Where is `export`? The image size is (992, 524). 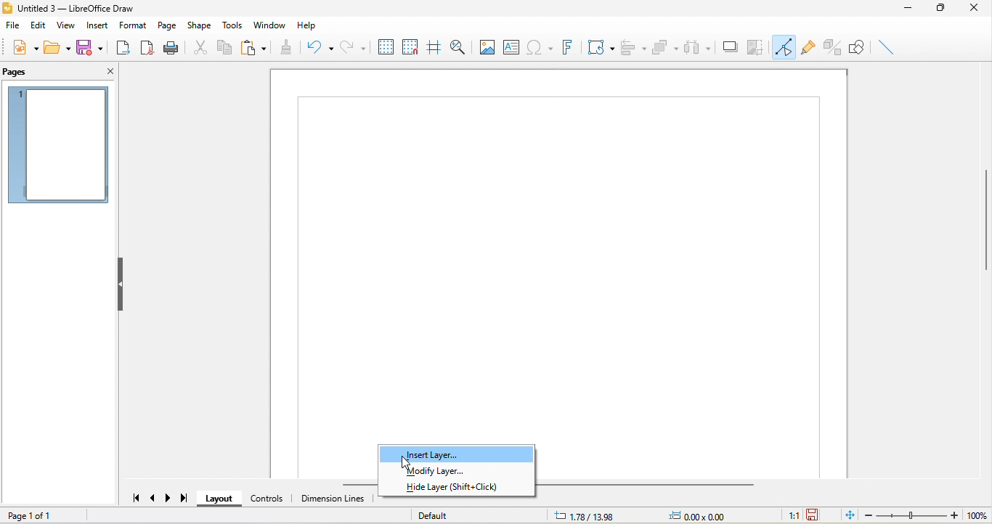
export is located at coordinates (124, 48).